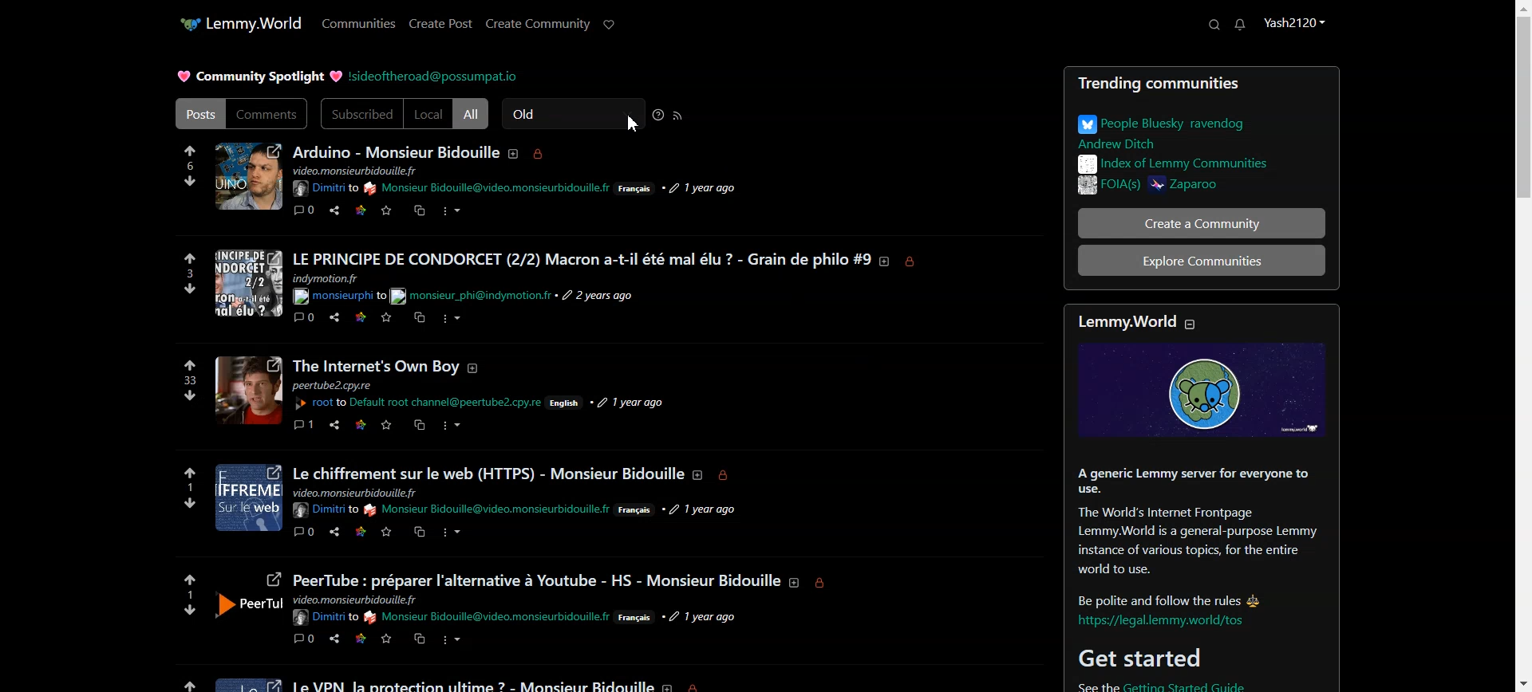 The image size is (1532, 692). Describe the element at coordinates (359, 23) in the screenshot. I see `Communities` at that location.